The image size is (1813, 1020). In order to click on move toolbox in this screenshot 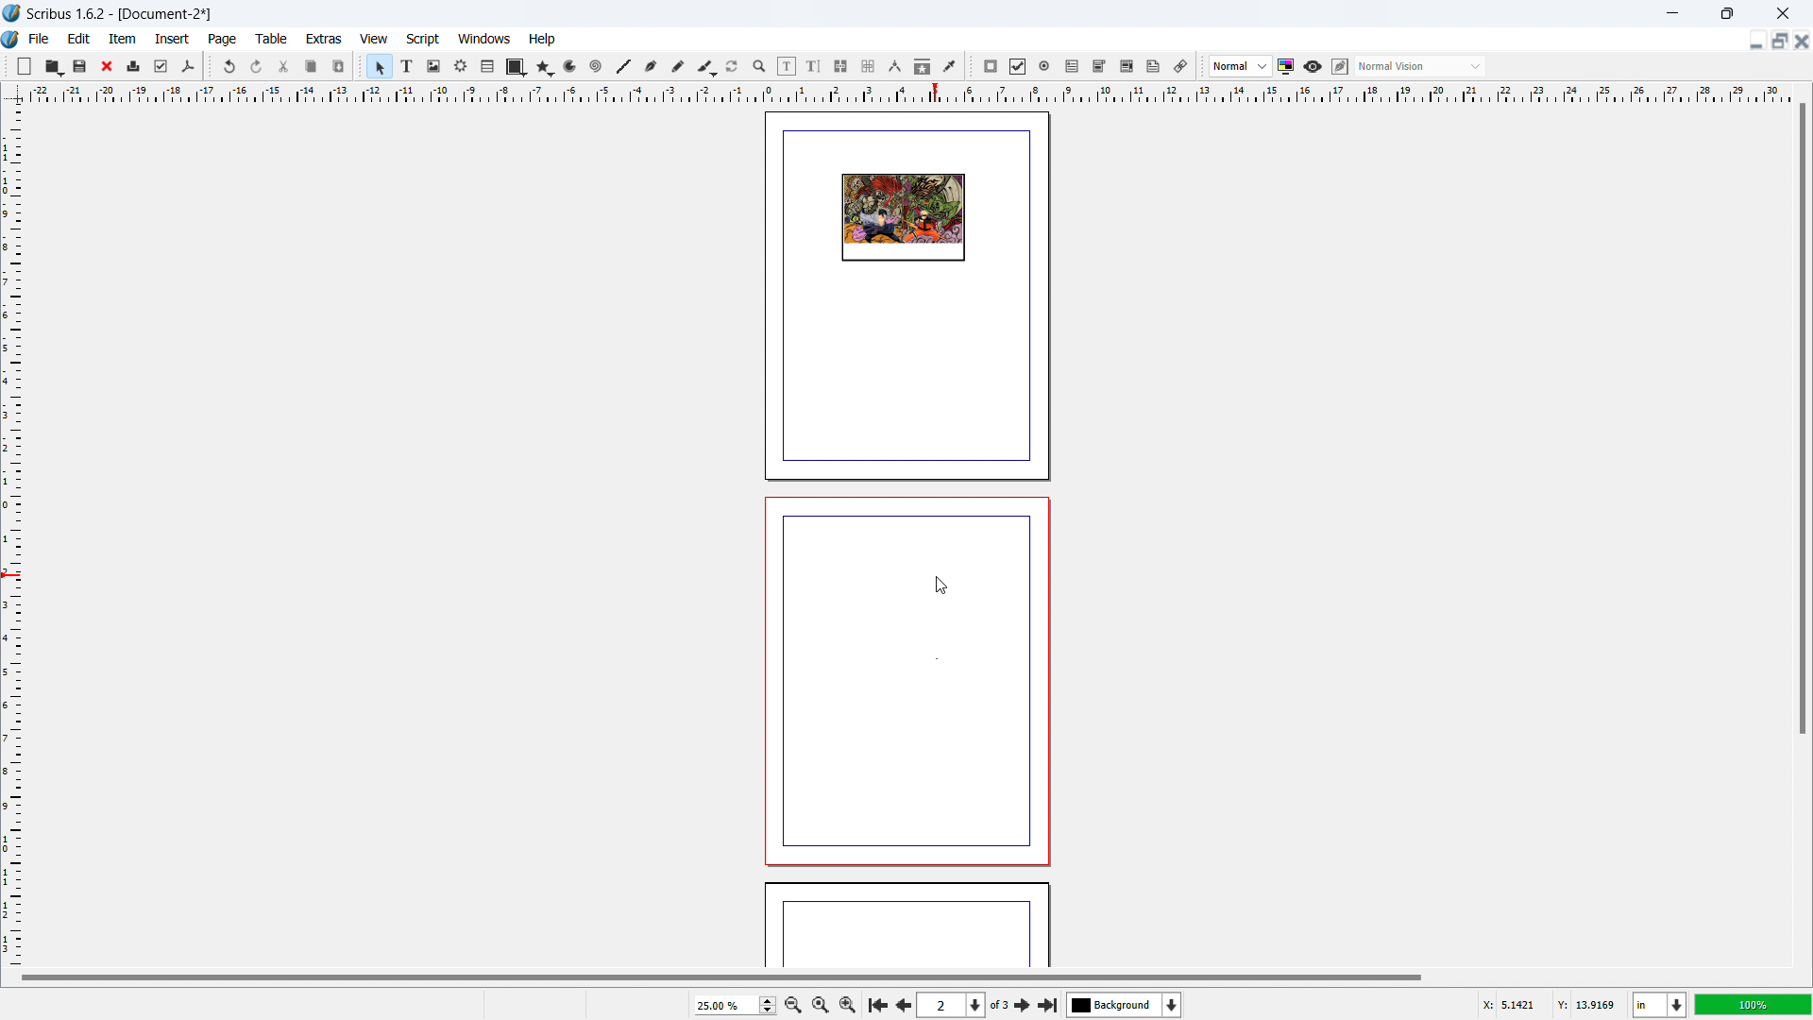, I will do `click(210, 65)`.